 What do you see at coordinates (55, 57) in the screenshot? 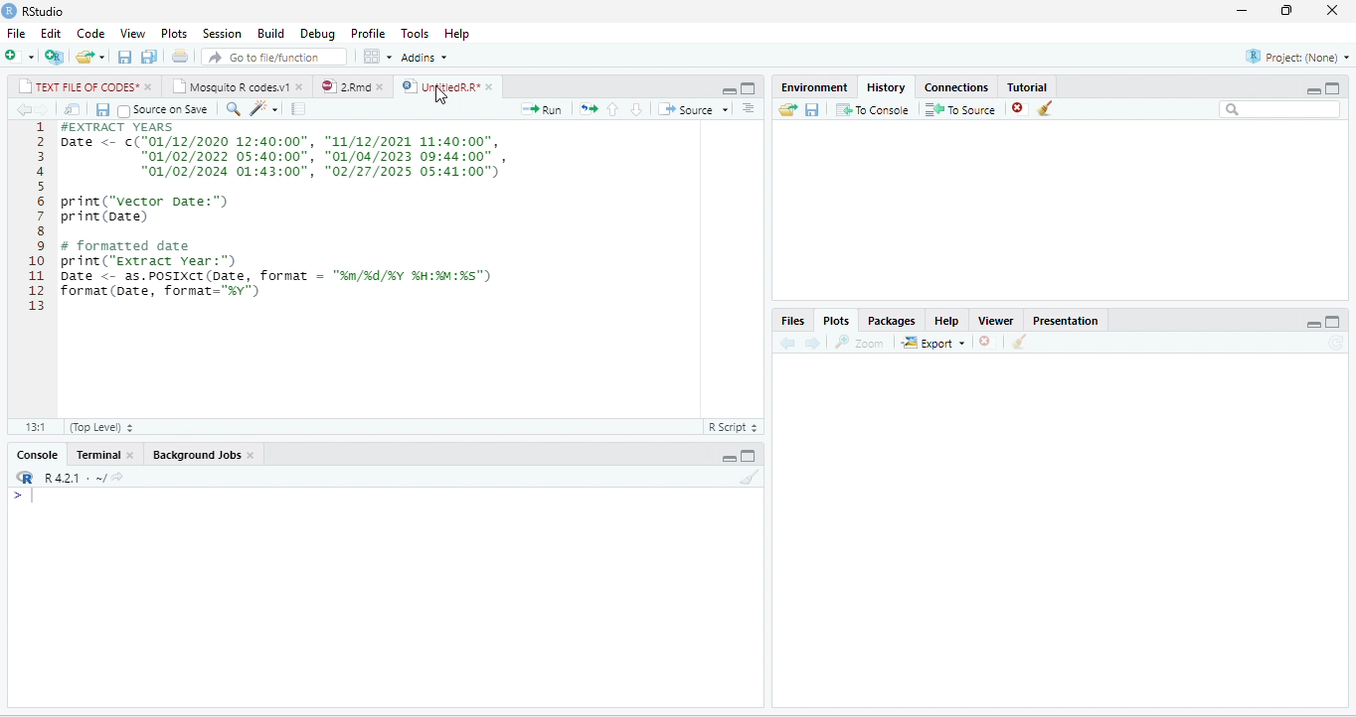
I see `new project` at bounding box center [55, 57].